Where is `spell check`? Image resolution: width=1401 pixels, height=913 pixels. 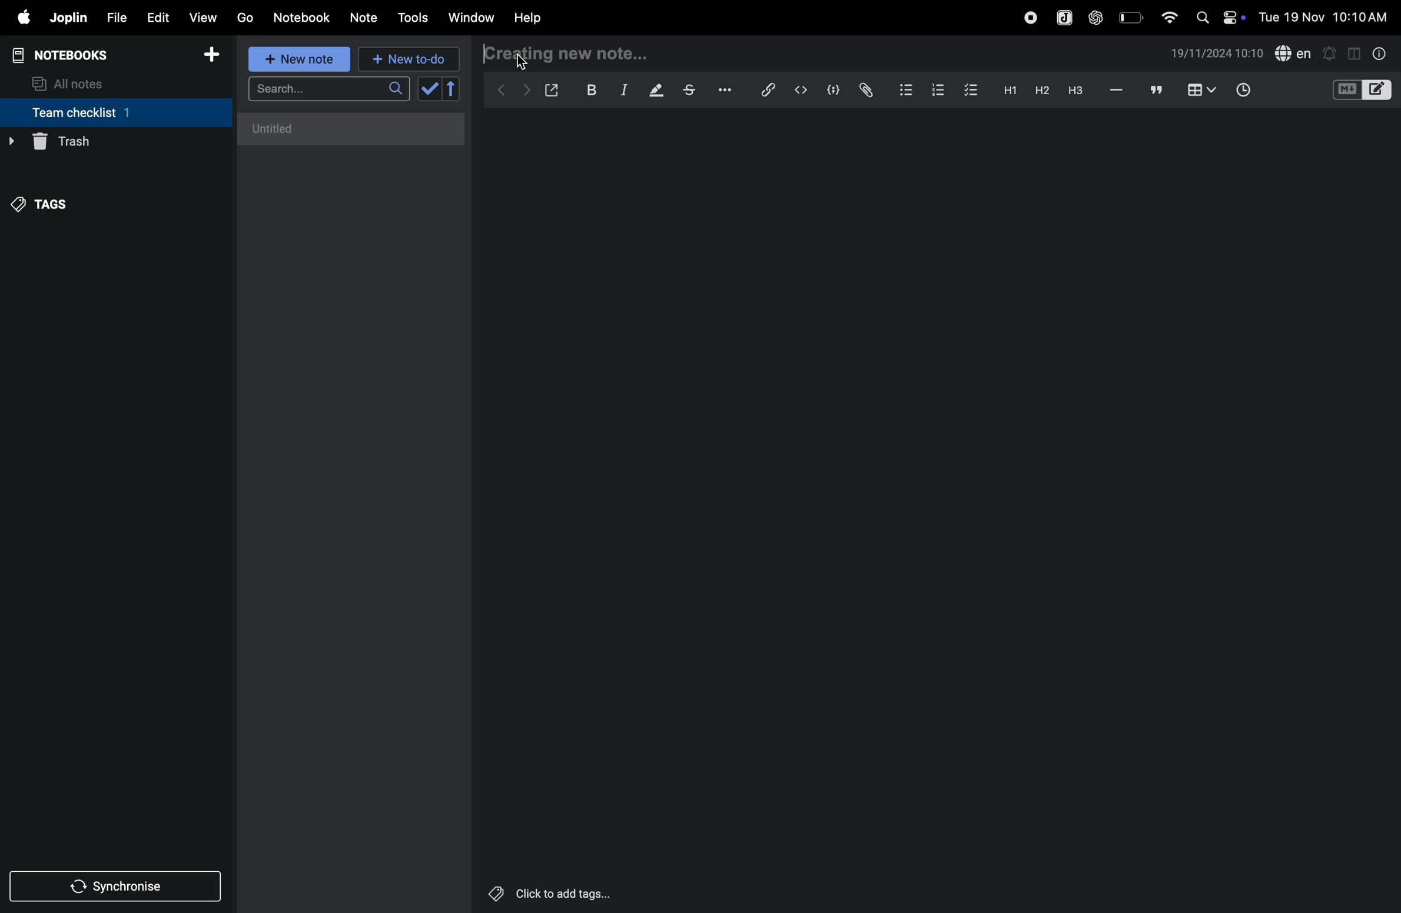
spell check is located at coordinates (1294, 53).